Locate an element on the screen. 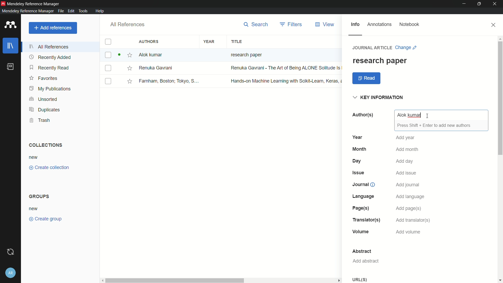 This screenshot has width=503, height=283. title is located at coordinates (236, 42).